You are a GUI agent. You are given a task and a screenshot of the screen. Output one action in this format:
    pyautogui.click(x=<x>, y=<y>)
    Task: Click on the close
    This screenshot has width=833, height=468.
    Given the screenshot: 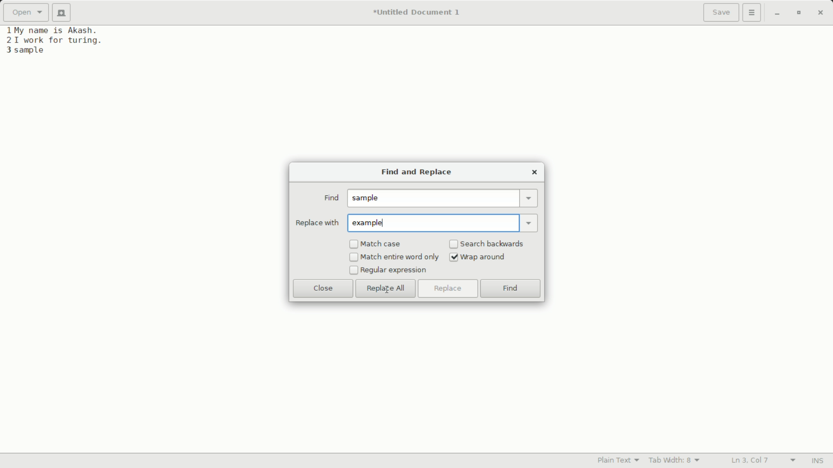 What is the action you would take?
    pyautogui.click(x=535, y=172)
    